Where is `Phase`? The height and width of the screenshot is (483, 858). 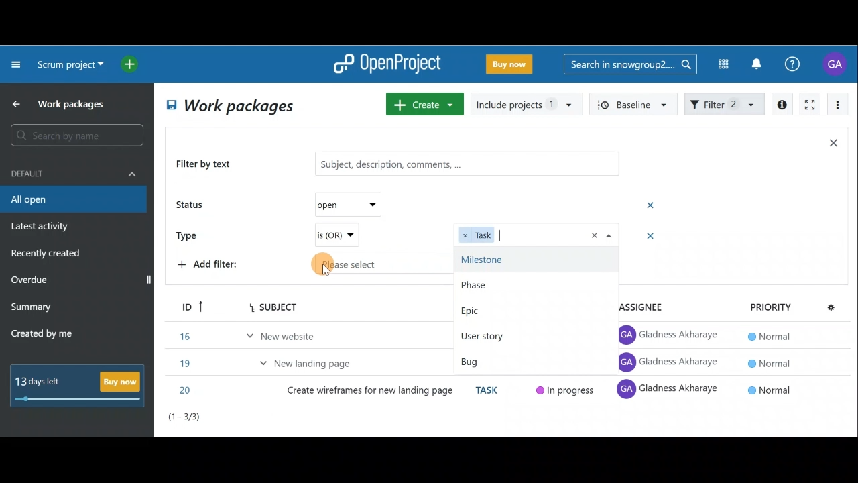 Phase is located at coordinates (534, 309).